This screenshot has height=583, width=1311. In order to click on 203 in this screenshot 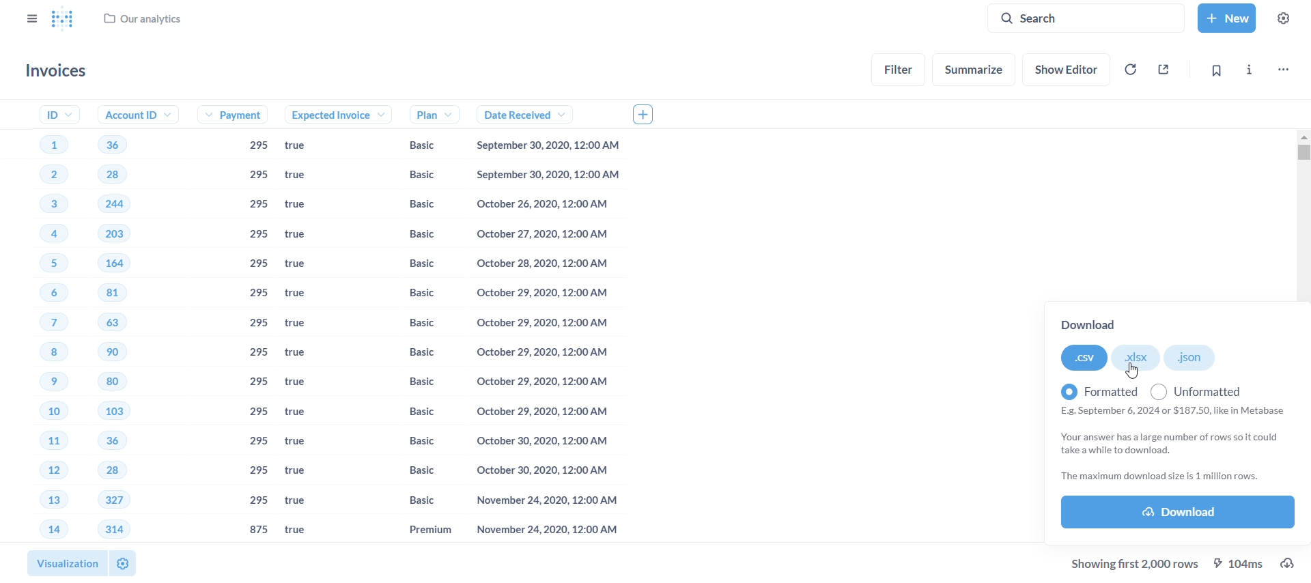, I will do `click(120, 233)`.